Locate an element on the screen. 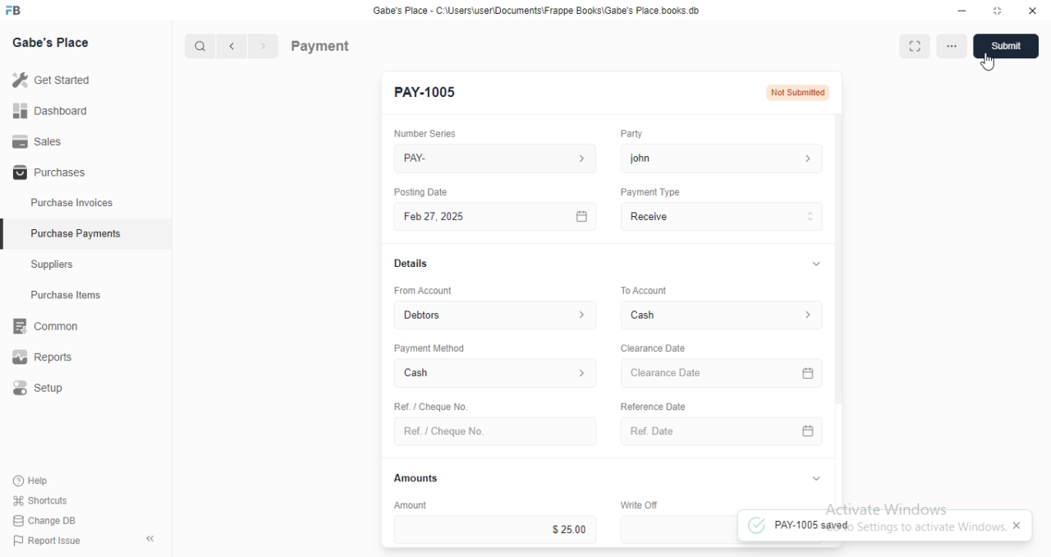  Rit
Common is located at coordinates (45, 327).